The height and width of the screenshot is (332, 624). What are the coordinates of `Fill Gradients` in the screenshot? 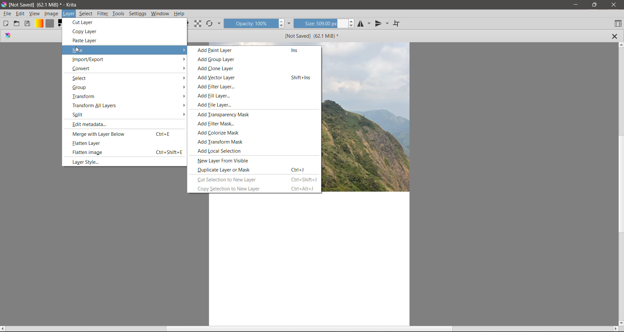 It's located at (39, 23).